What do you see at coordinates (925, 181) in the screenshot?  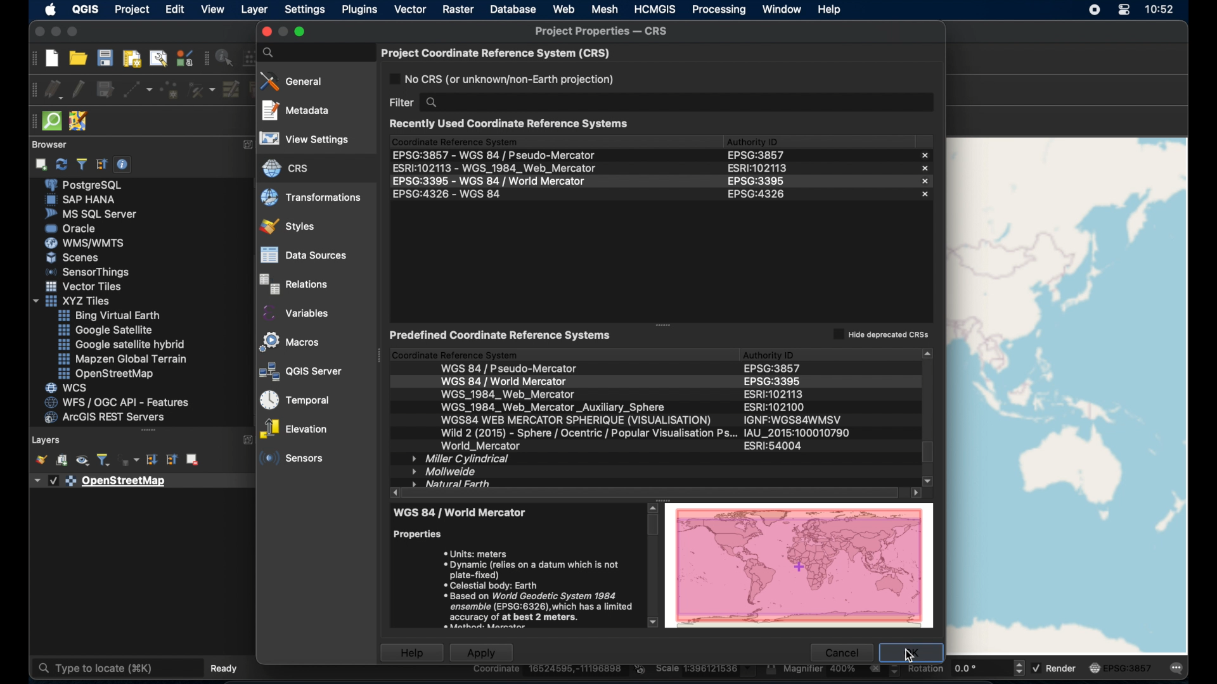 I see `close` at bounding box center [925, 181].